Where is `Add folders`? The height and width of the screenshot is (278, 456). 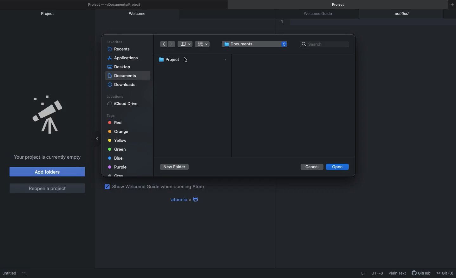
Add folders is located at coordinates (47, 172).